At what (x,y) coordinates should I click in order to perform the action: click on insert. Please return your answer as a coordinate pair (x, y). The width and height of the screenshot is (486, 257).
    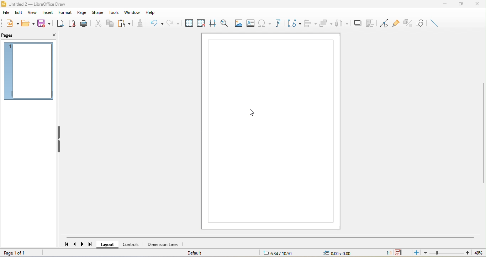
    Looking at the image, I should click on (47, 12).